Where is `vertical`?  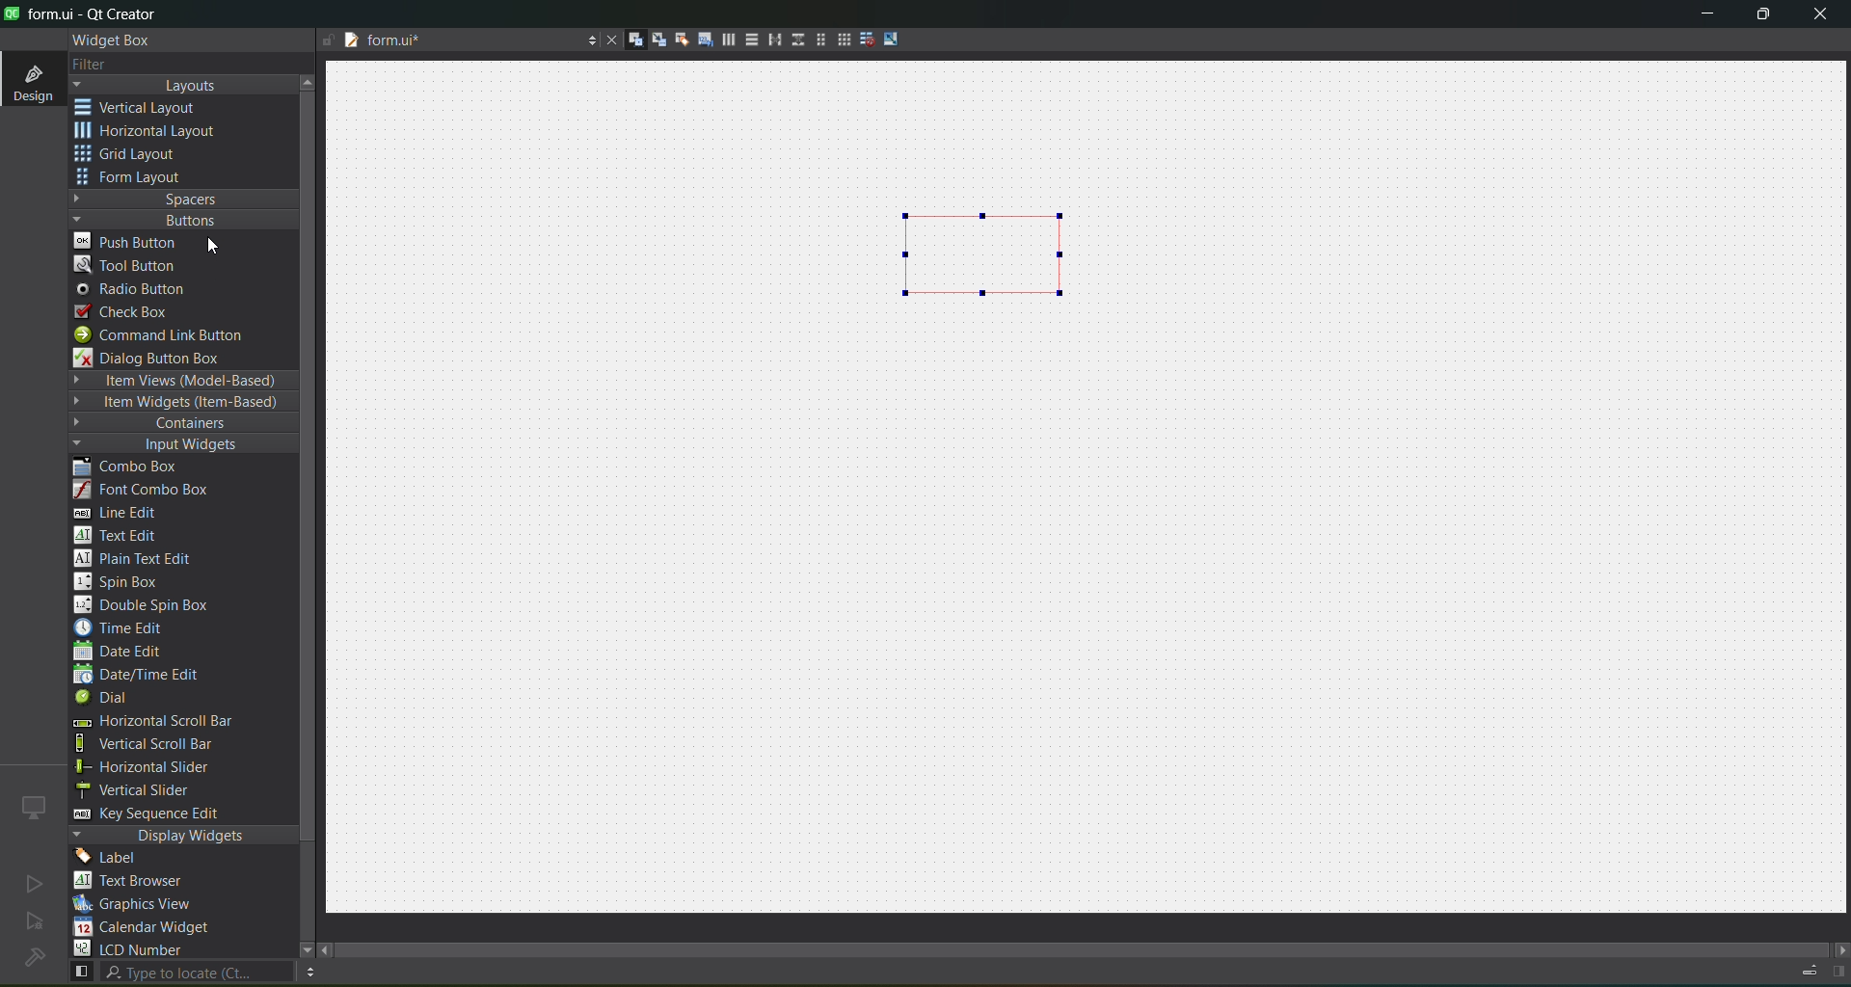 vertical is located at coordinates (149, 108).